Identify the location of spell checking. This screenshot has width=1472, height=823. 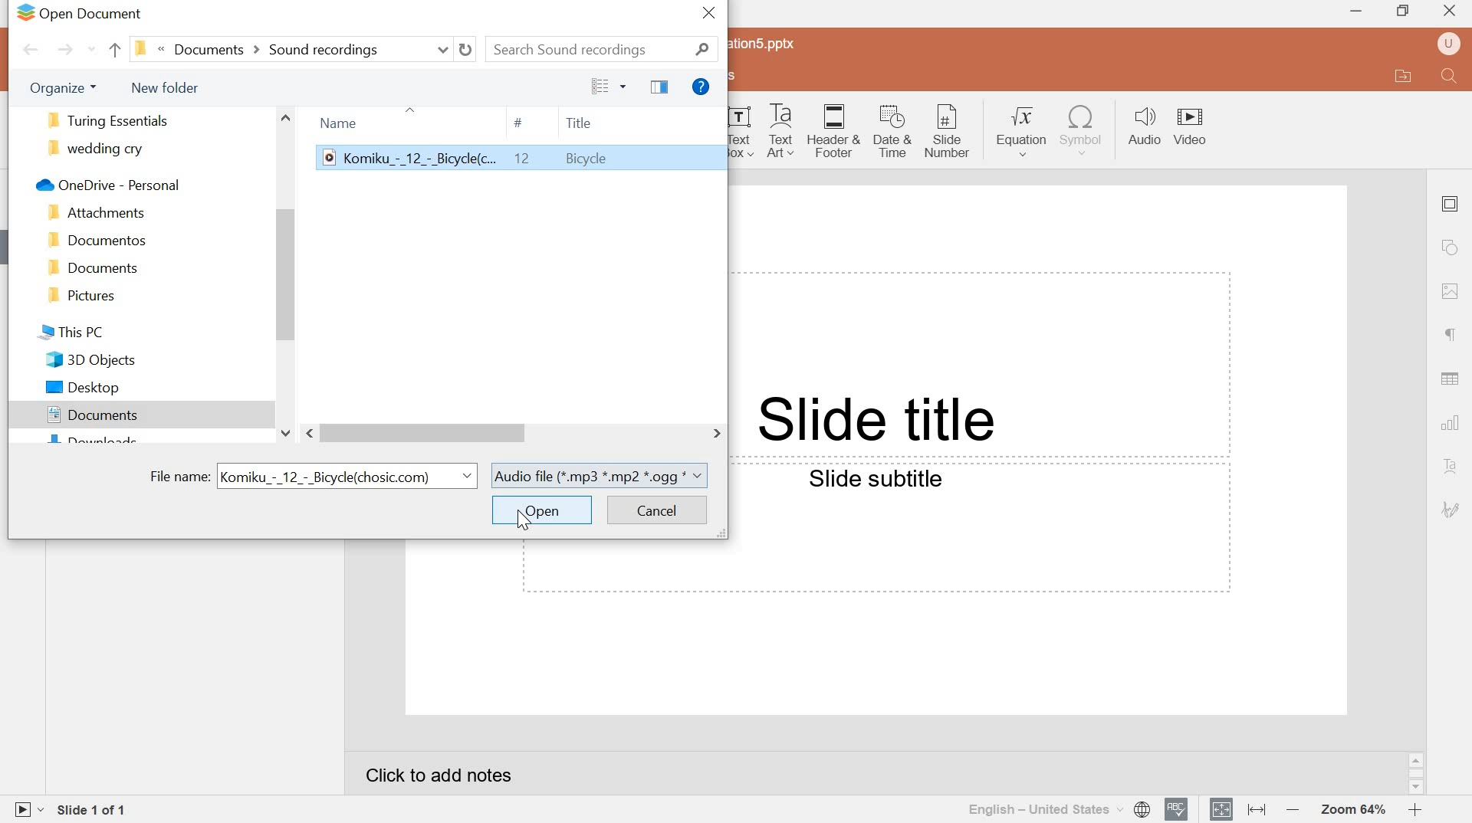
(1177, 809).